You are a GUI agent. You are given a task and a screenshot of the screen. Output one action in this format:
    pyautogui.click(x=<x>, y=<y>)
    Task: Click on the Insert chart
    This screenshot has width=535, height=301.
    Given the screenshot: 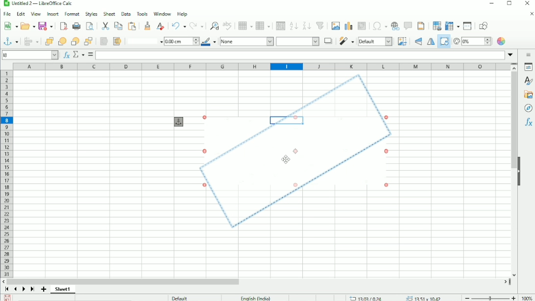 What is the action you would take?
    pyautogui.click(x=348, y=26)
    